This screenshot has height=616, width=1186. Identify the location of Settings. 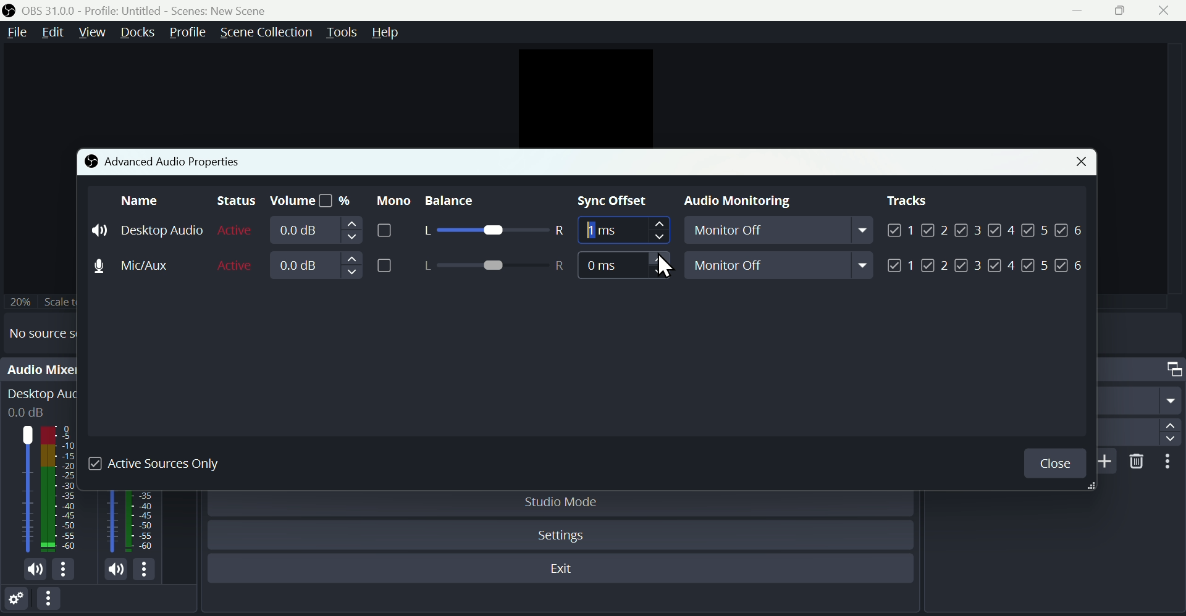
(16, 601).